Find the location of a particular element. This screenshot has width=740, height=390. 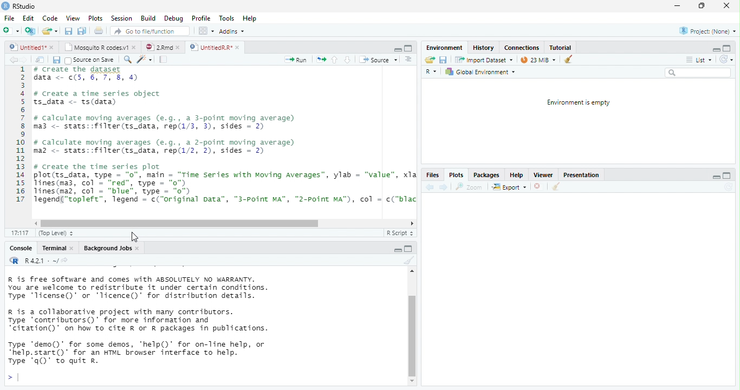

view the current working directory is located at coordinates (65, 260).